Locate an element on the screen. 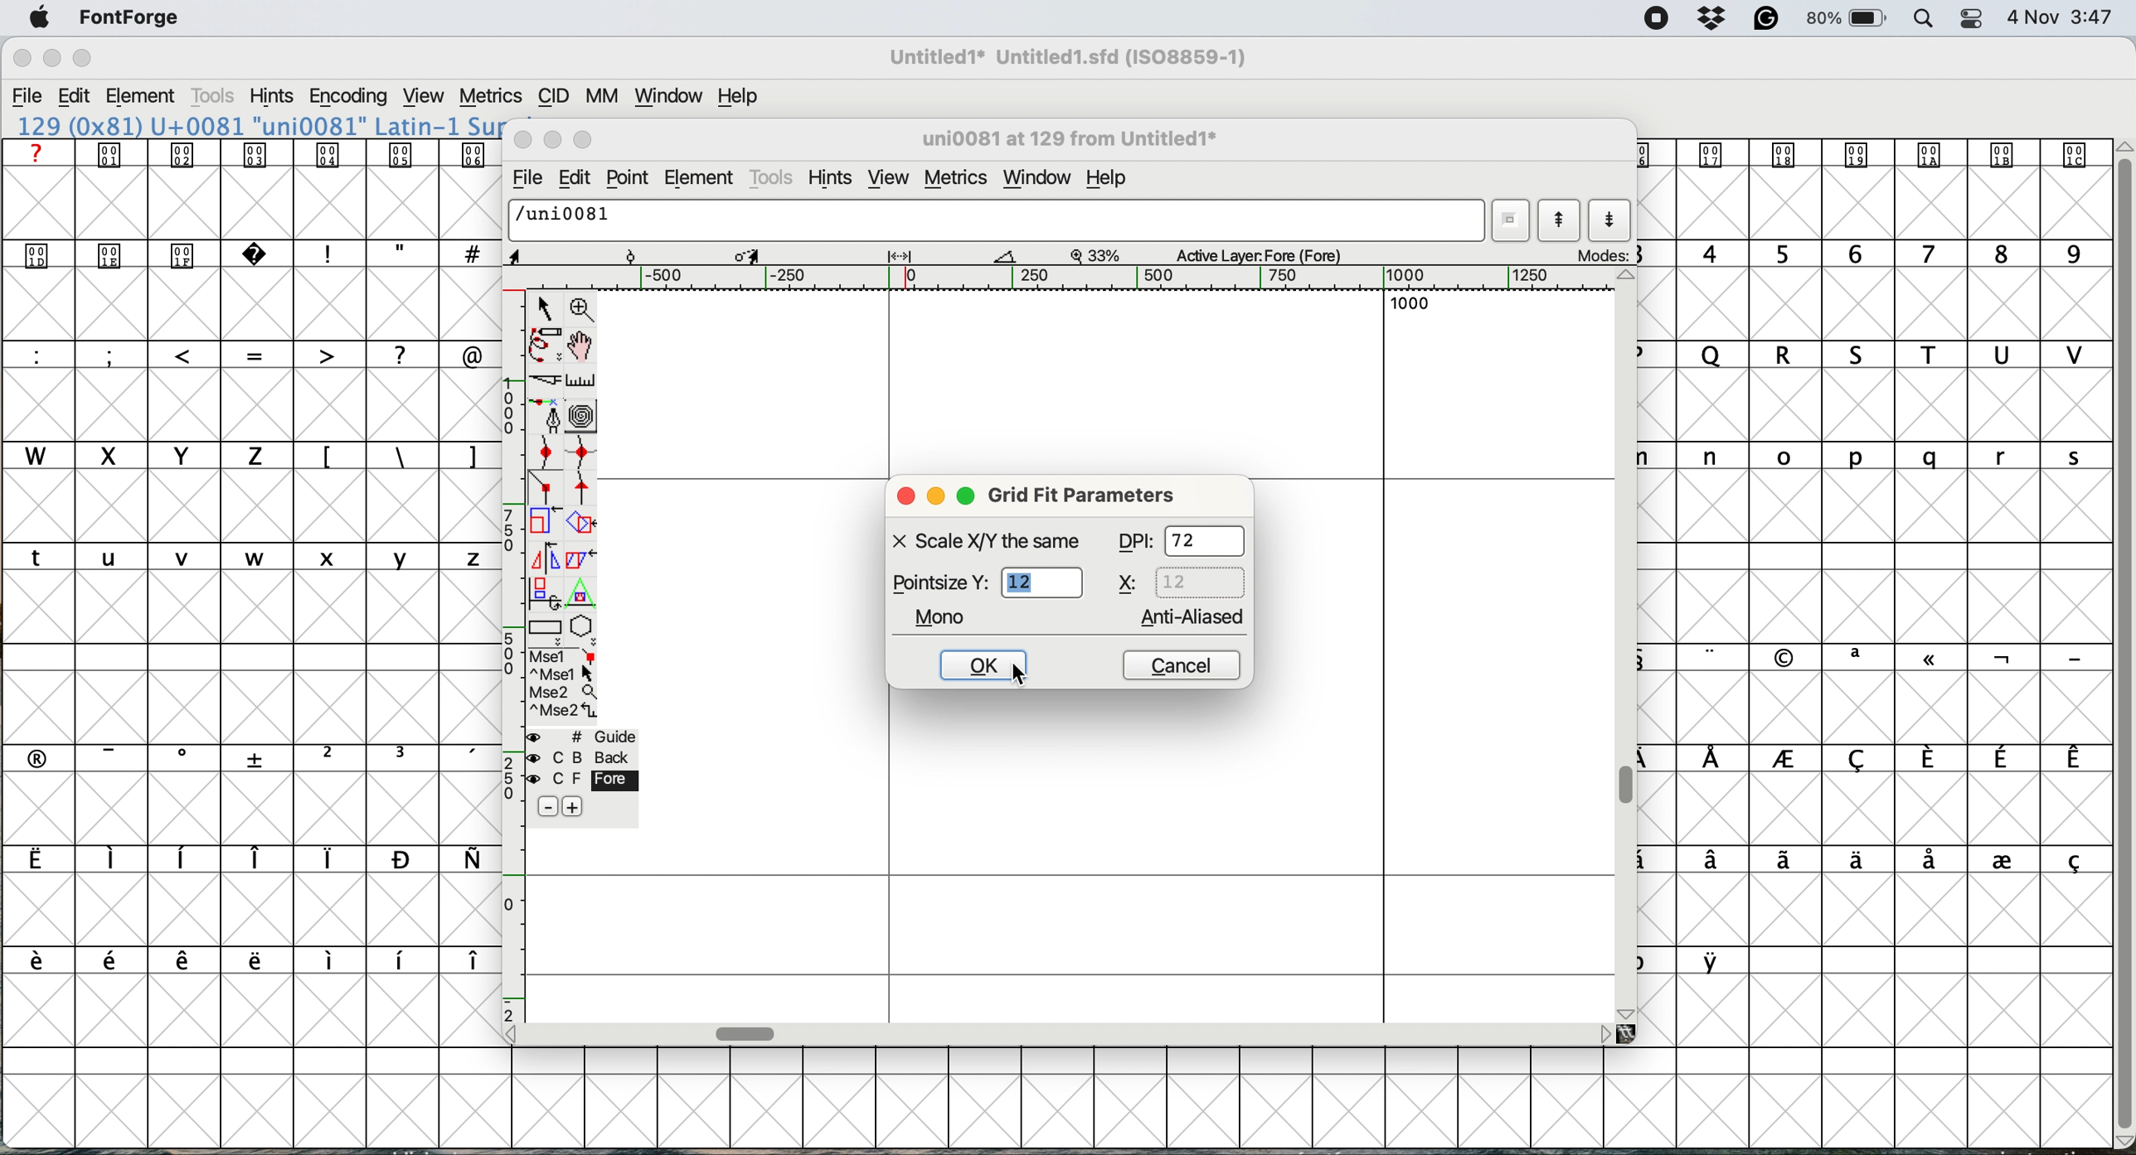 The image size is (2136, 1155). DPI is located at coordinates (1177, 541).